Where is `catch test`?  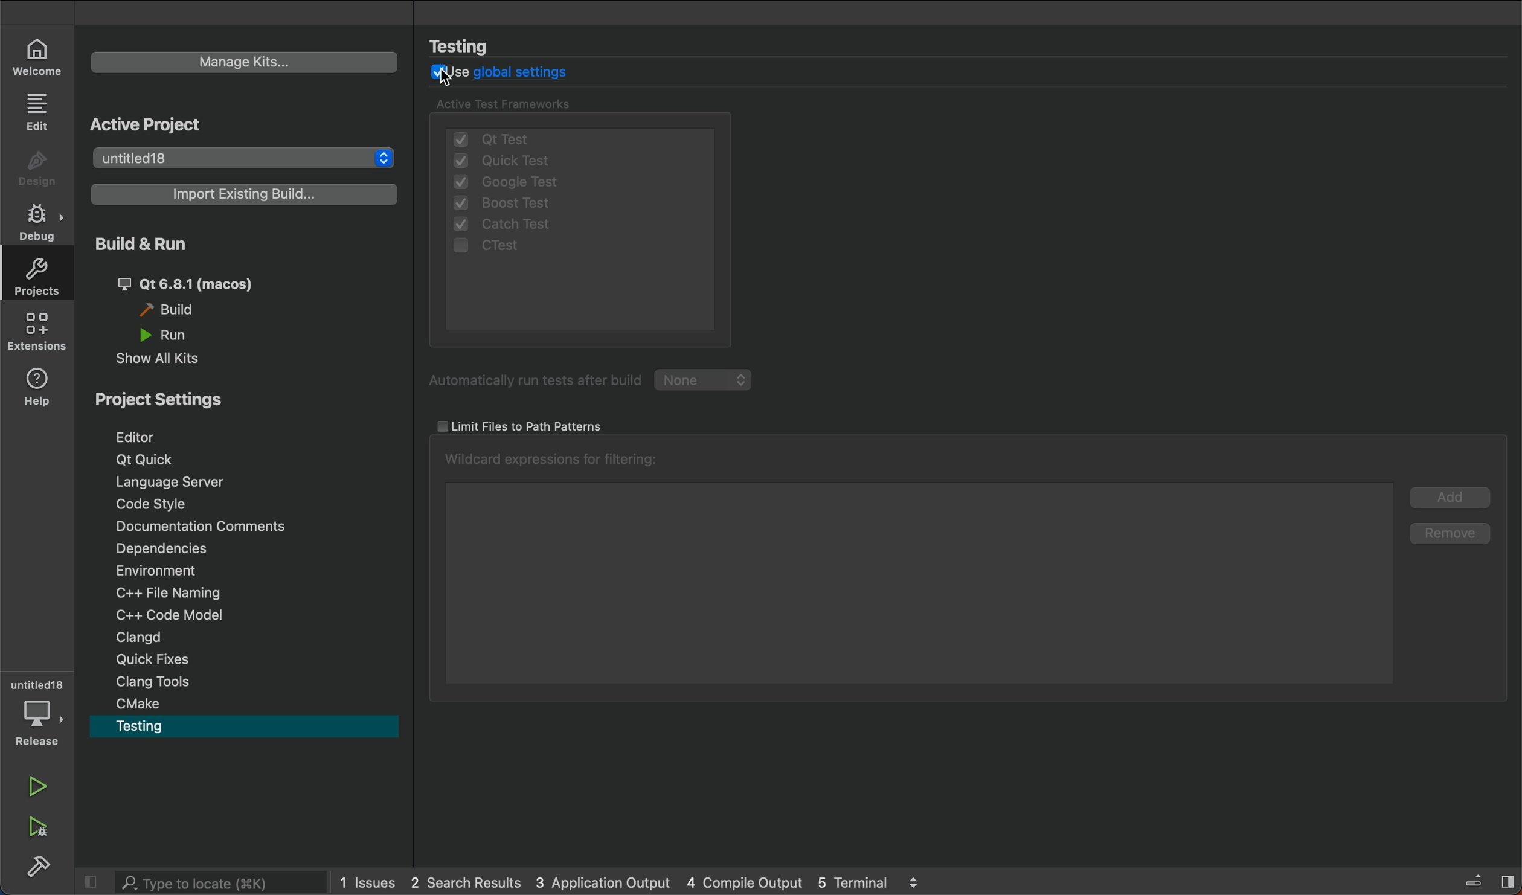
catch test is located at coordinates (516, 225).